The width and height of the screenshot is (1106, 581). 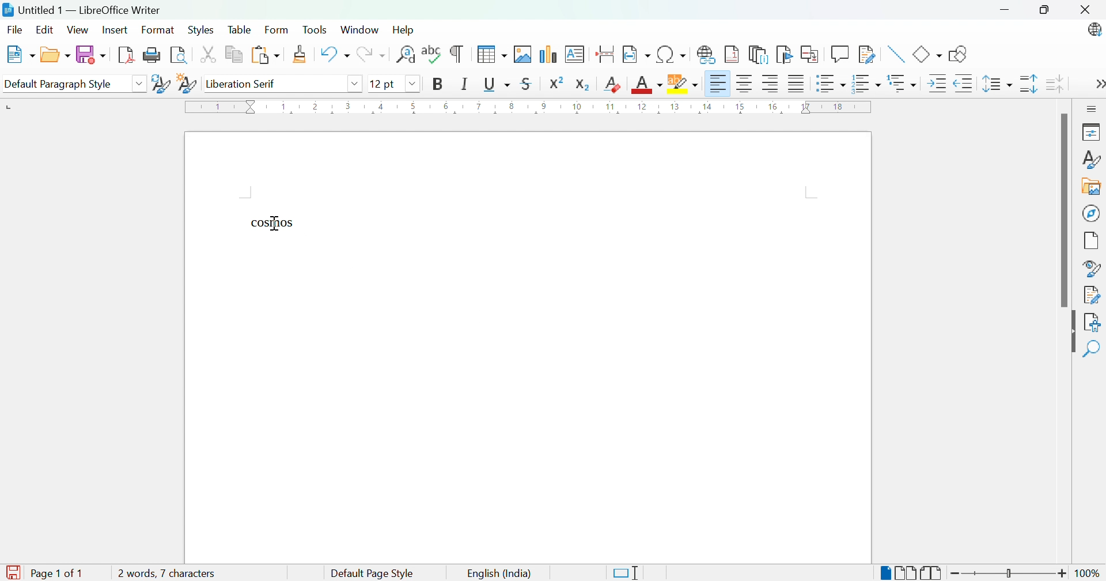 I want to click on Close, so click(x=1089, y=12).